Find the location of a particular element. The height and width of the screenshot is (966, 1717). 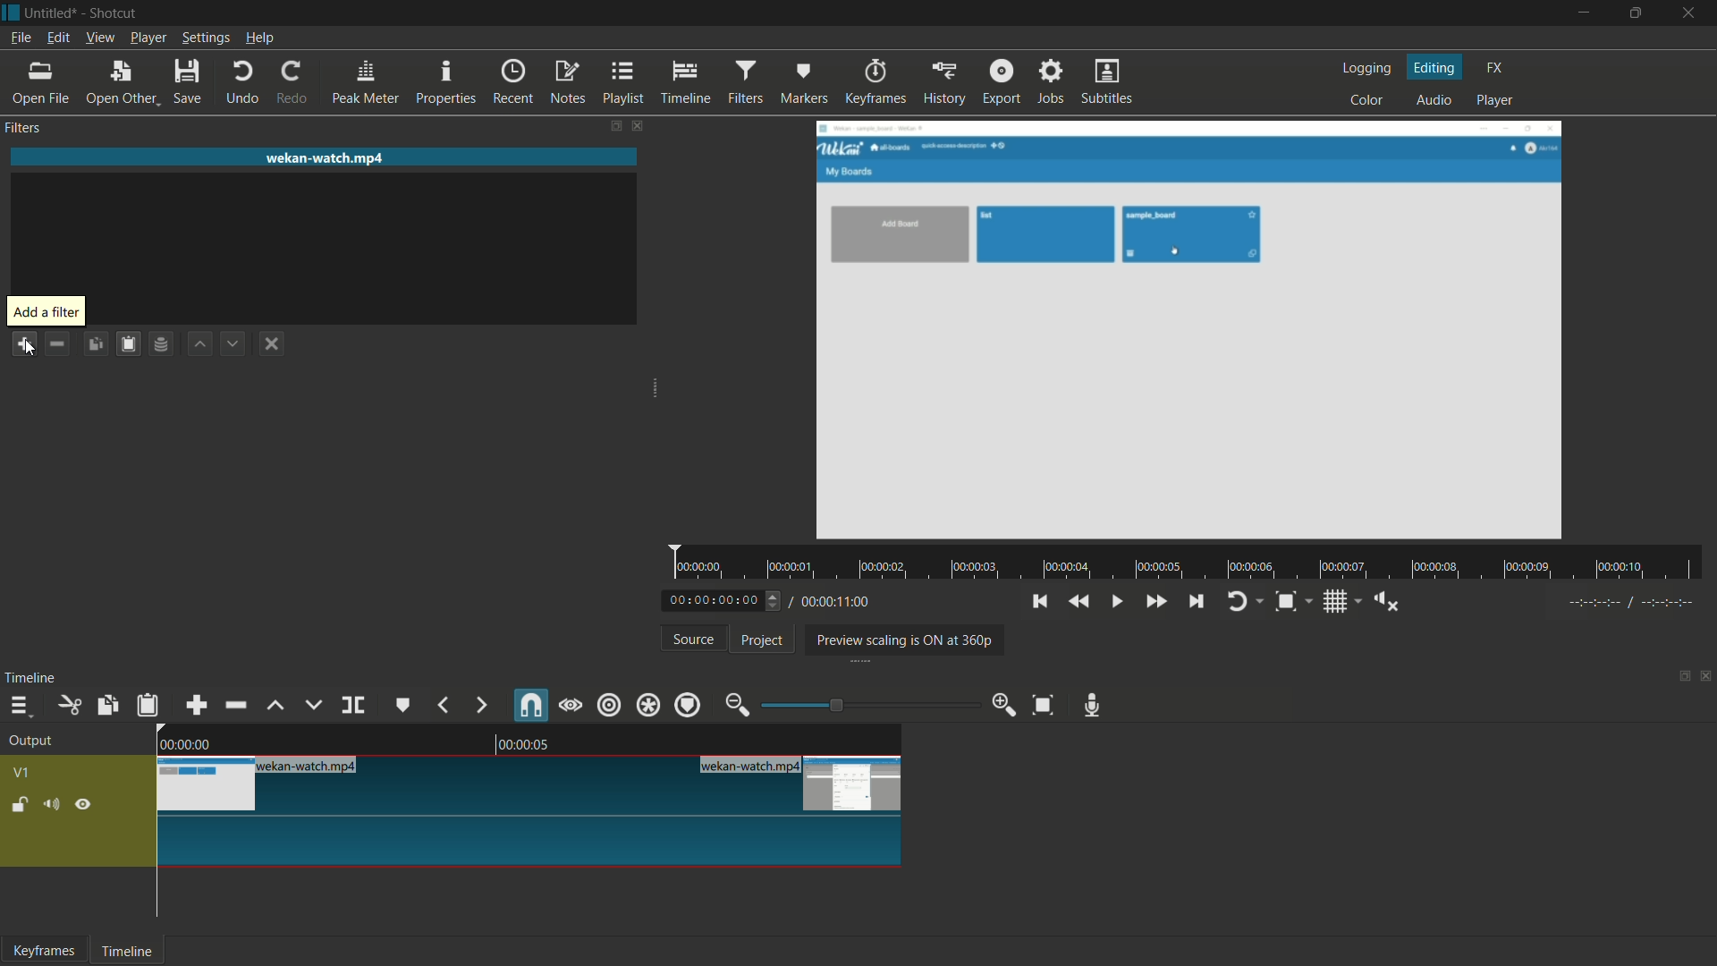

deselect a filter is located at coordinates (272, 342).